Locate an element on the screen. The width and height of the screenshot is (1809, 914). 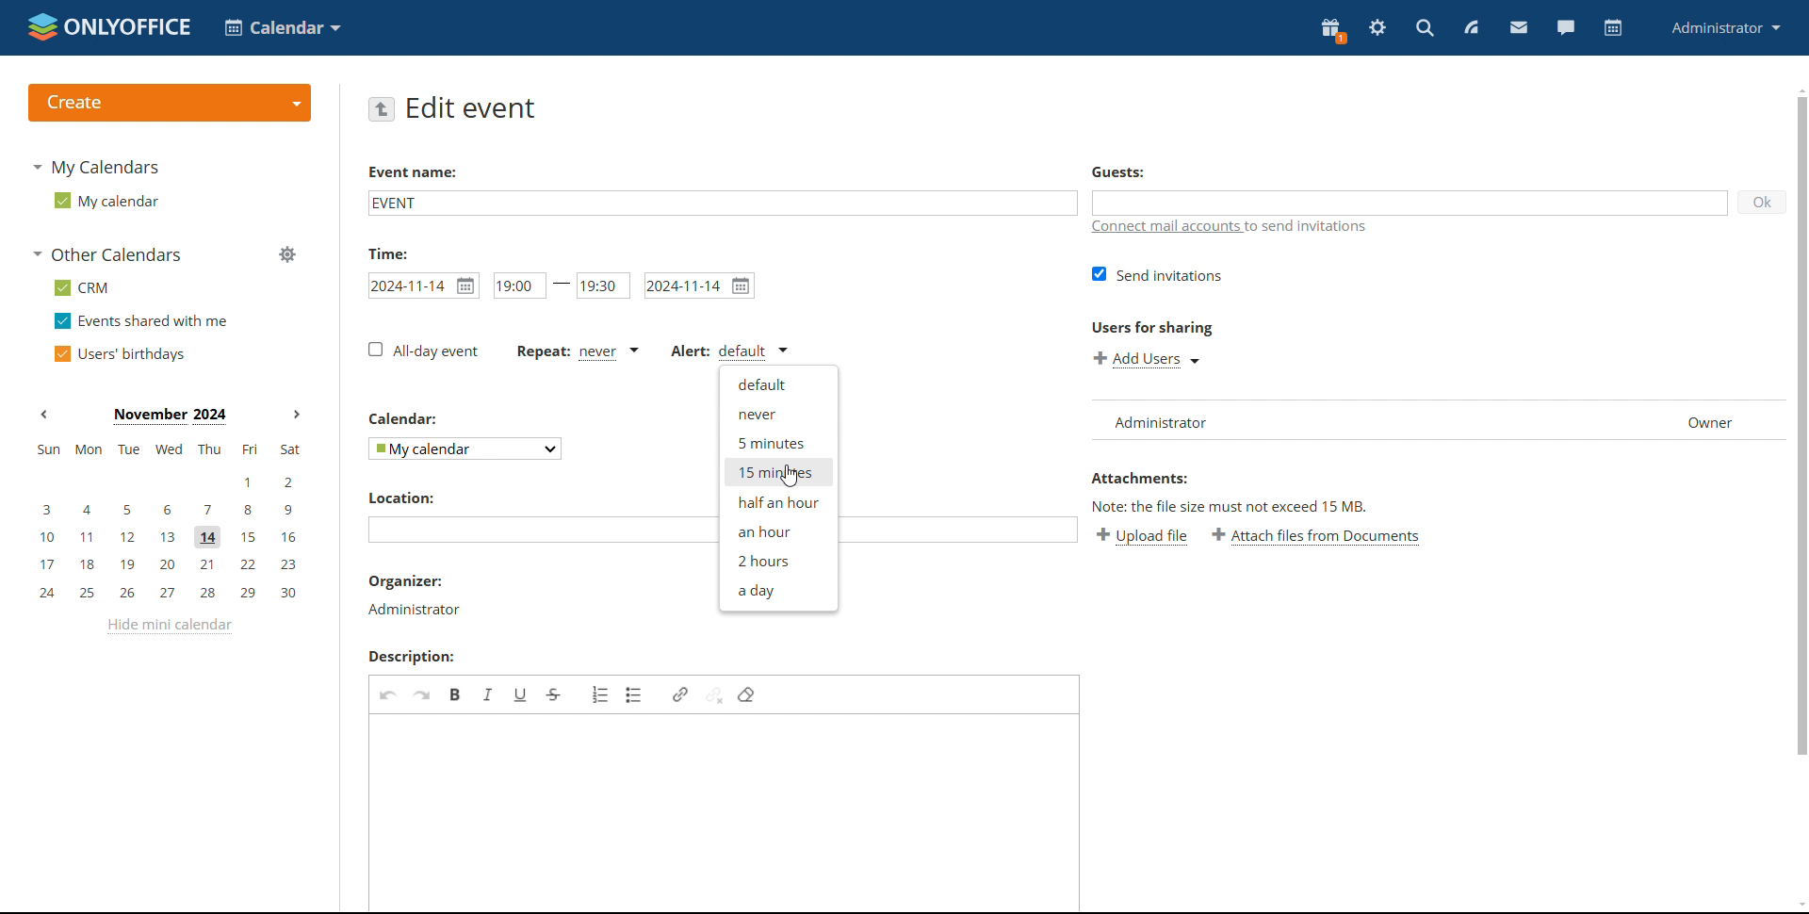
italic is located at coordinates (488, 694).